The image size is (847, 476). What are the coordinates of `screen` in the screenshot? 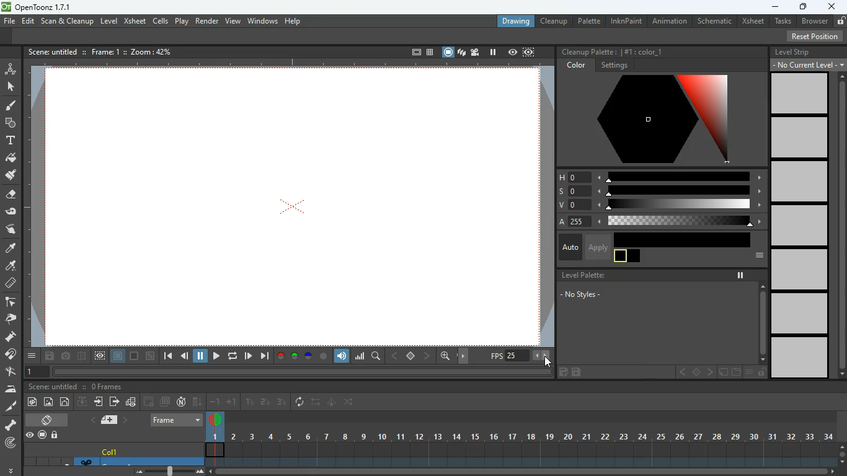 It's located at (447, 52).